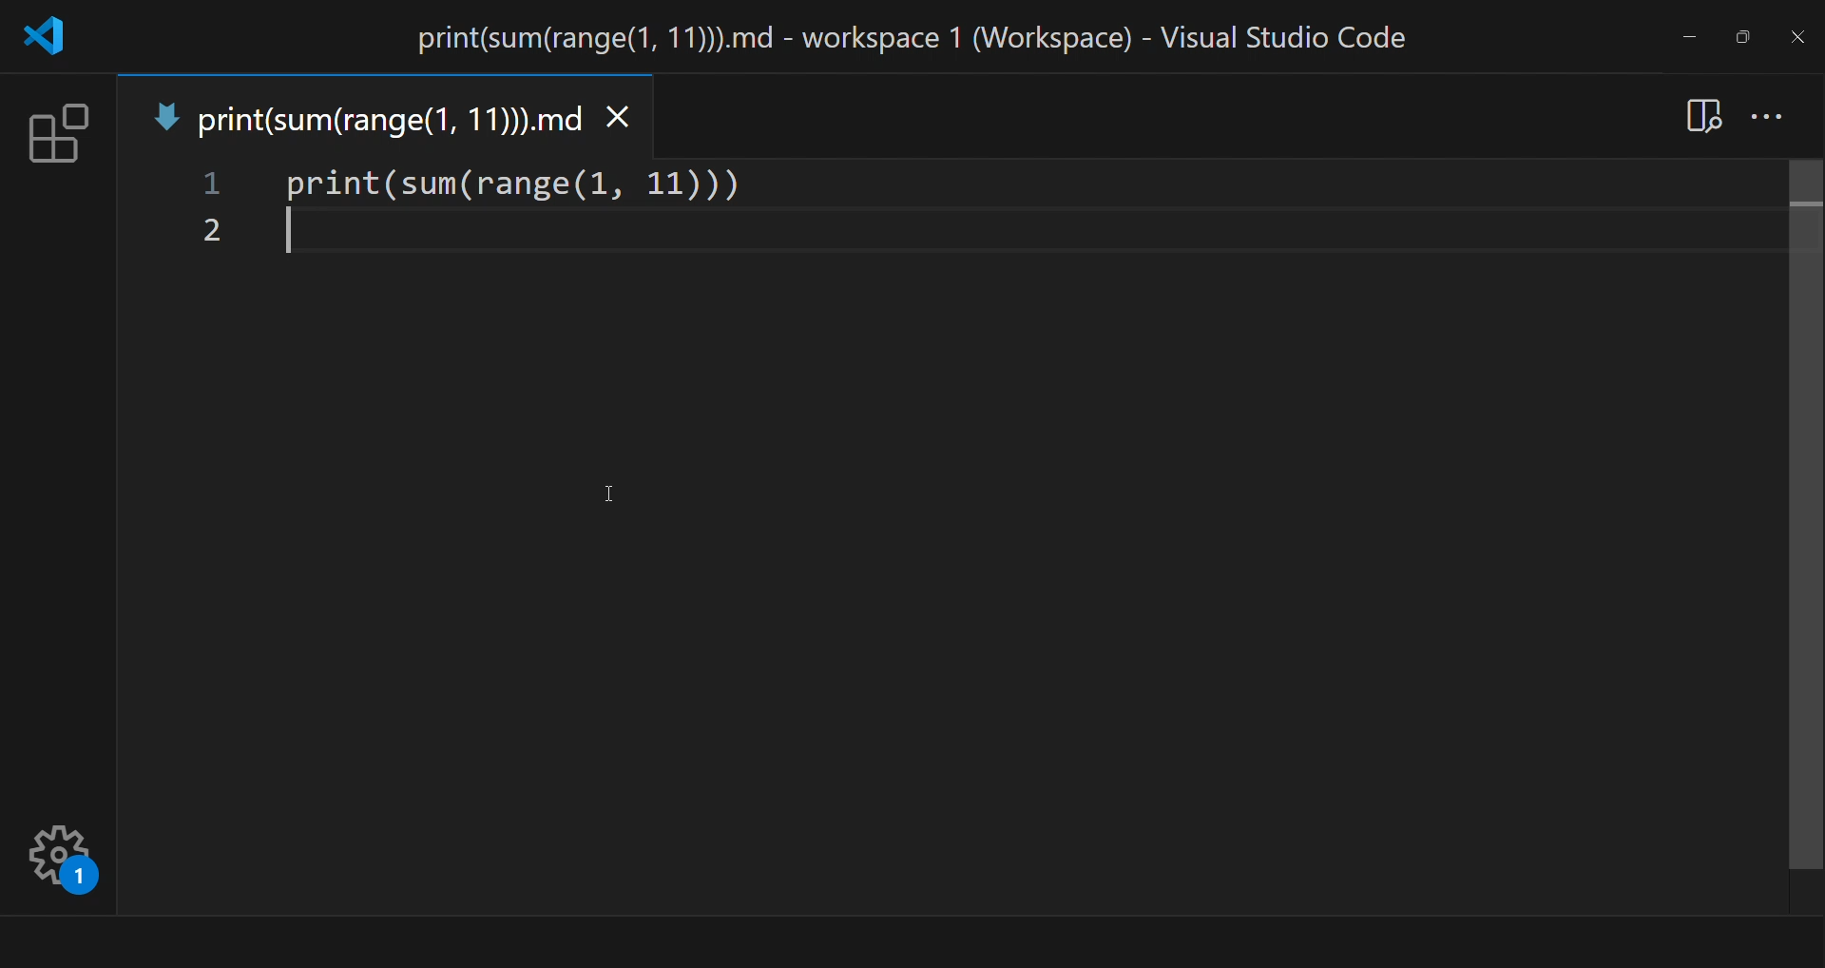 The width and height of the screenshot is (1825, 968). Describe the element at coordinates (1797, 42) in the screenshot. I see `close` at that location.